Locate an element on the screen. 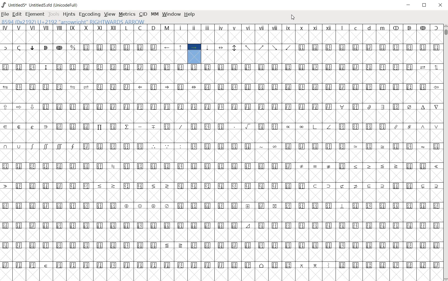 The height and width of the screenshot is (281, 448). 8594 (0x2192) U+2192 "arrowright" RIGHTWARDS ARROW is located at coordinates (73, 22).